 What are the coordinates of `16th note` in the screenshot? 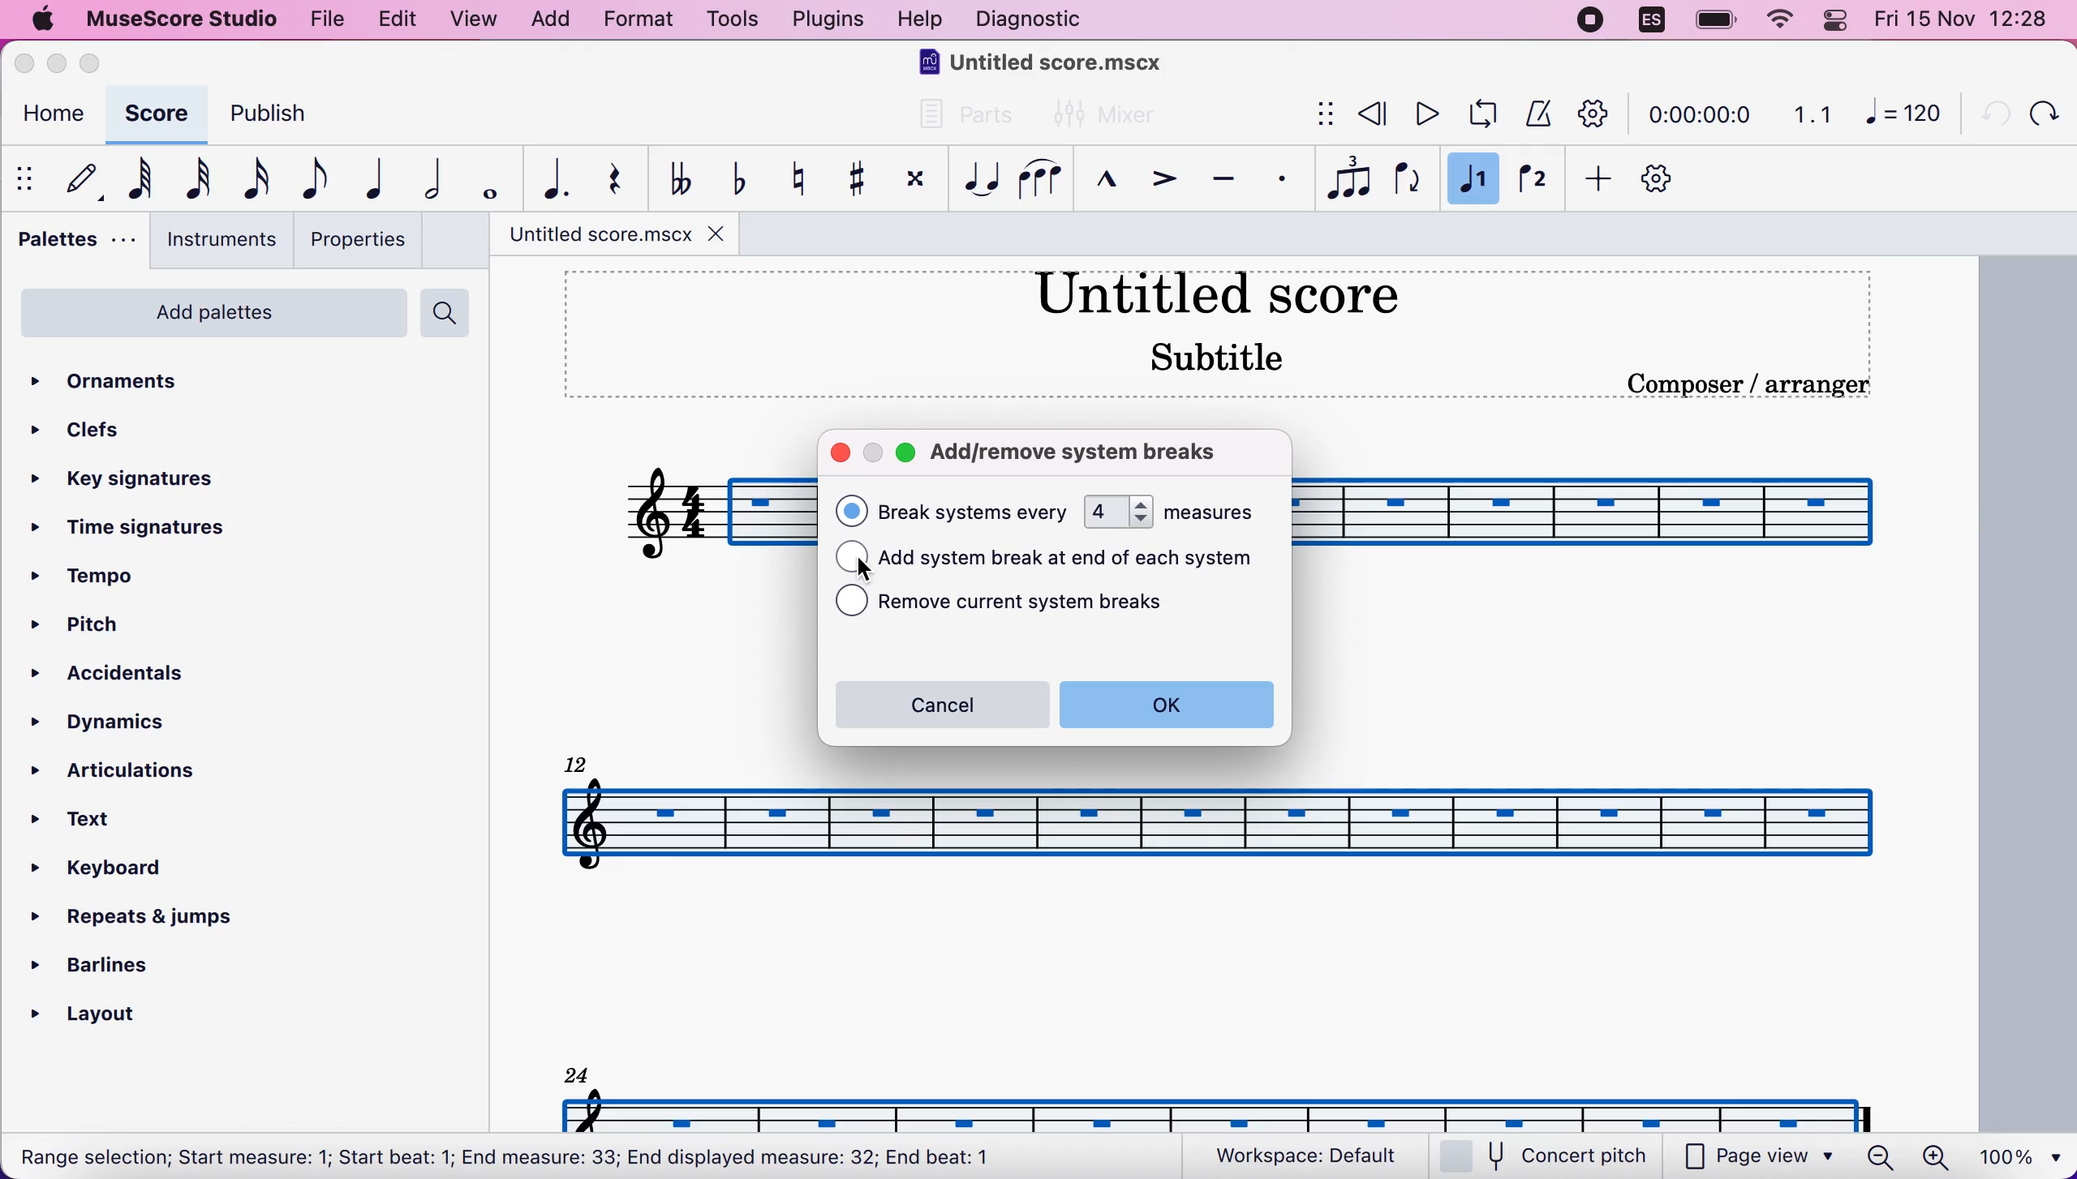 It's located at (253, 180).